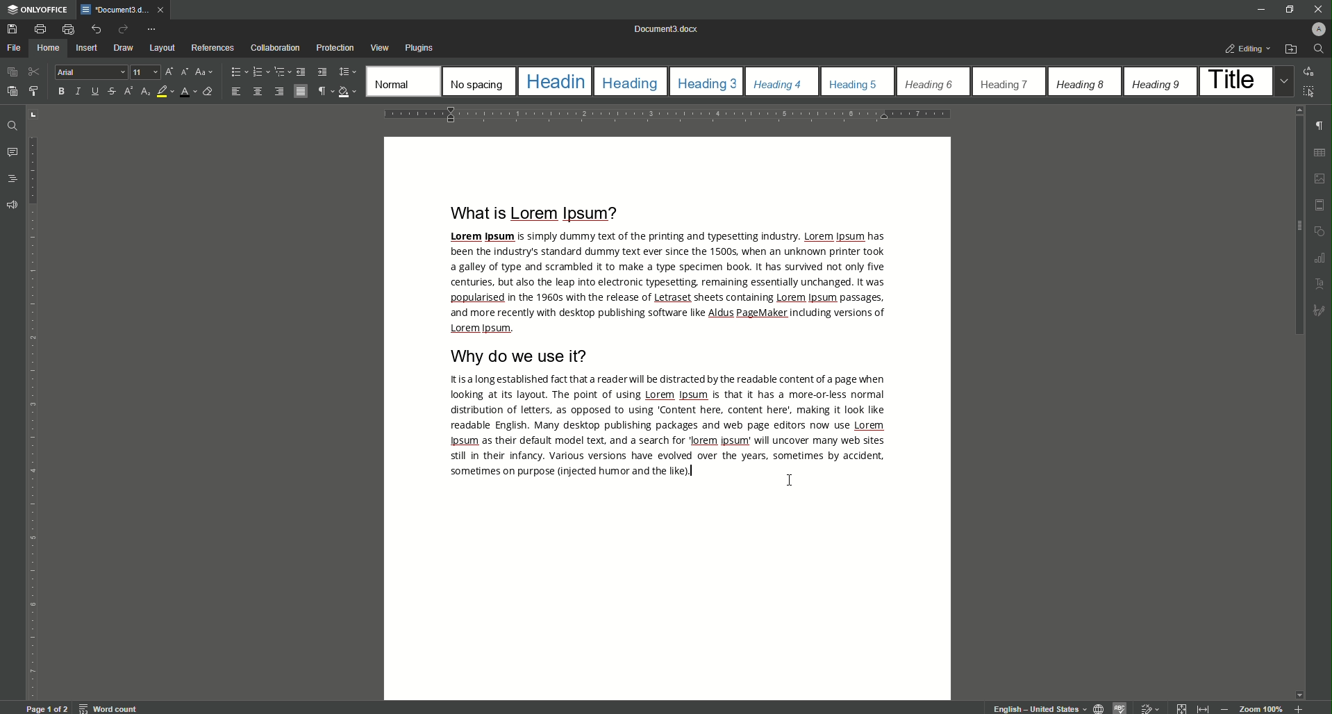 The image size is (1332, 714). What do you see at coordinates (1201, 708) in the screenshot?
I see `expand` at bounding box center [1201, 708].